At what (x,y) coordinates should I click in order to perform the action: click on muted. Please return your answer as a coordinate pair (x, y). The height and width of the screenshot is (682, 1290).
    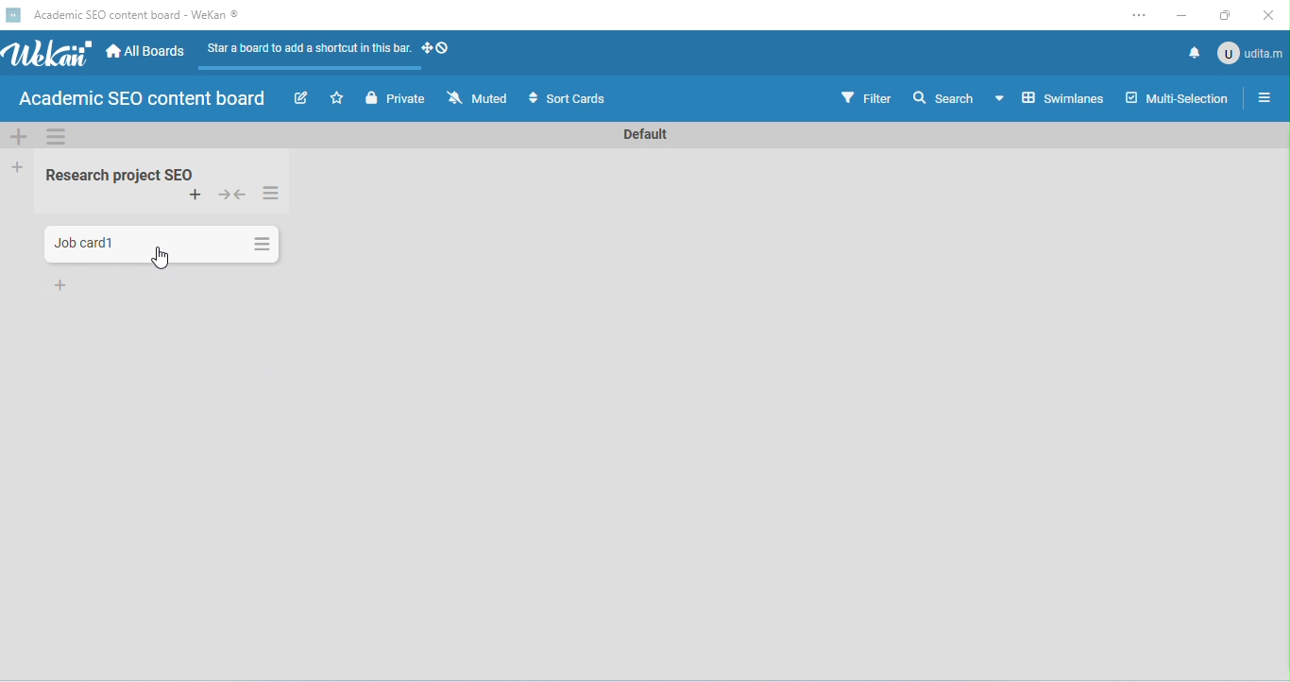
    Looking at the image, I should click on (479, 98).